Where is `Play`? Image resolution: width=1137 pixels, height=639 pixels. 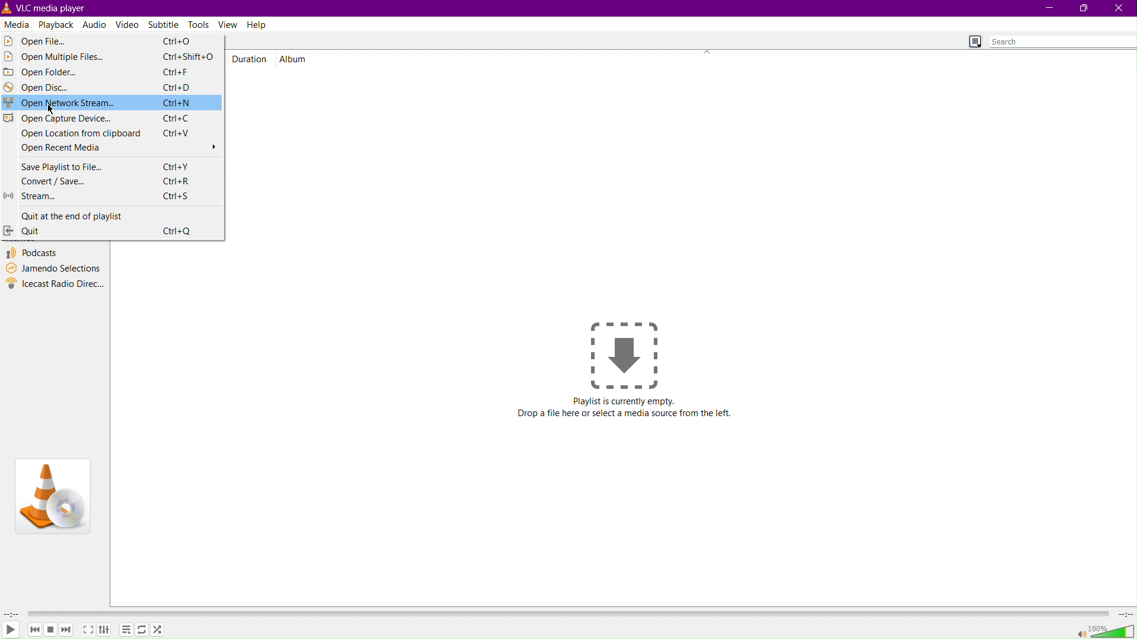 Play is located at coordinates (12, 631).